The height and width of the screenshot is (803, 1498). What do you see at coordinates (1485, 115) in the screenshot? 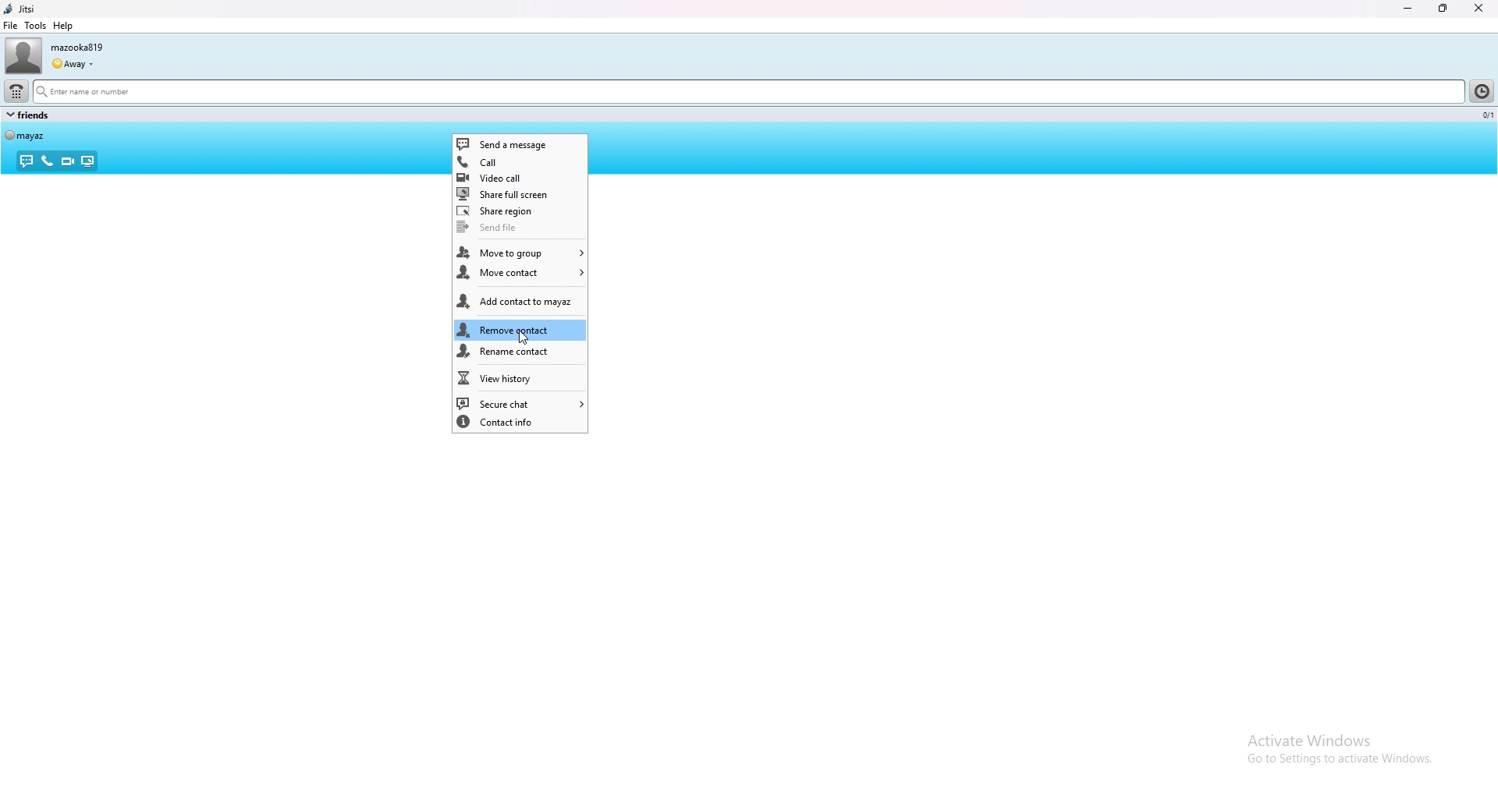
I see `number selected` at bounding box center [1485, 115].